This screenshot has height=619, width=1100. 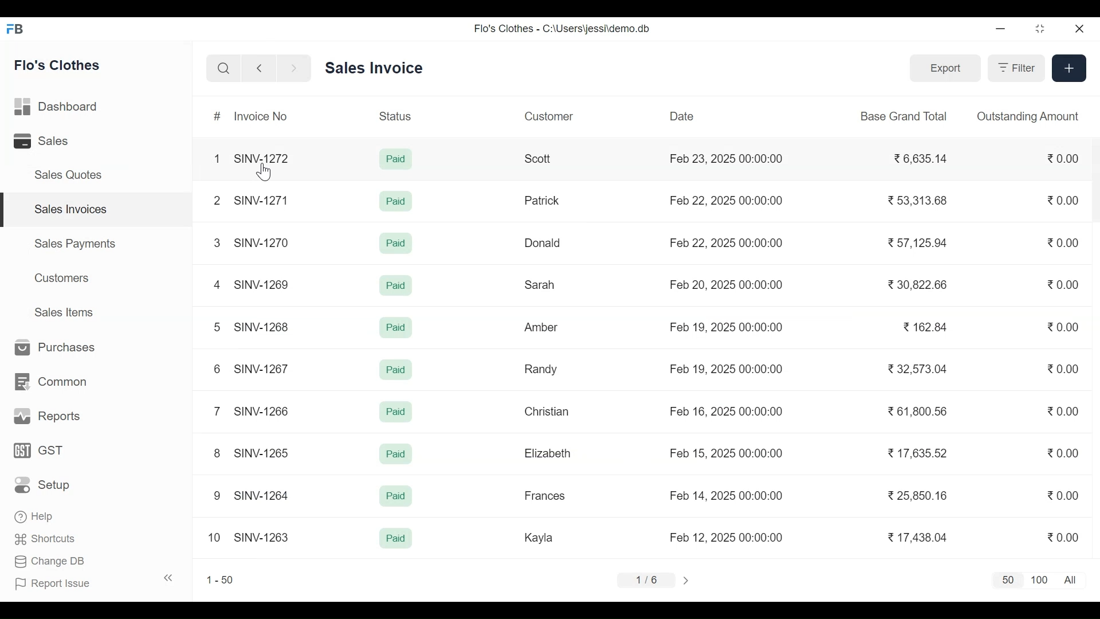 What do you see at coordinates (1042, 30) in the screenshot?
I see `Restore` at bounding box center [1042, 30].